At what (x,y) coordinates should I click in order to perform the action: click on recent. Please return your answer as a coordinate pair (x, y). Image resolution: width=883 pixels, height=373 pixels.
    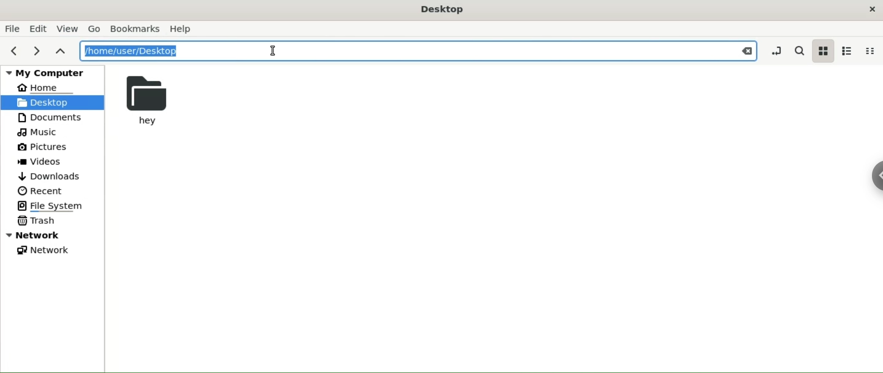
    Looking at the image, I should click on (39, 191).